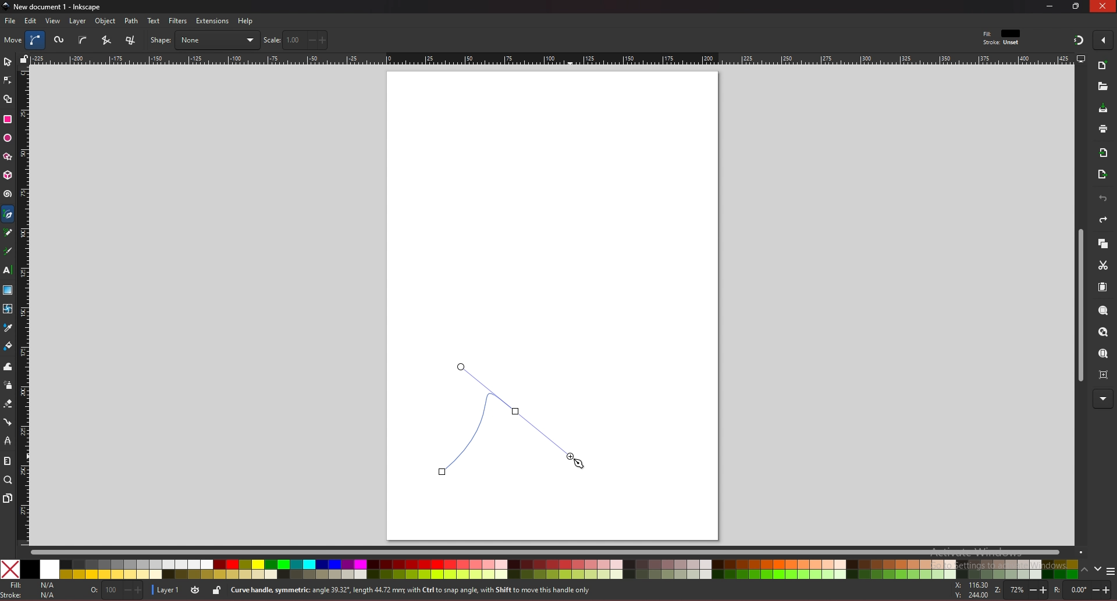  Describe the element at coordinates (107, 22) in the screenshot. I see `object` at that location.